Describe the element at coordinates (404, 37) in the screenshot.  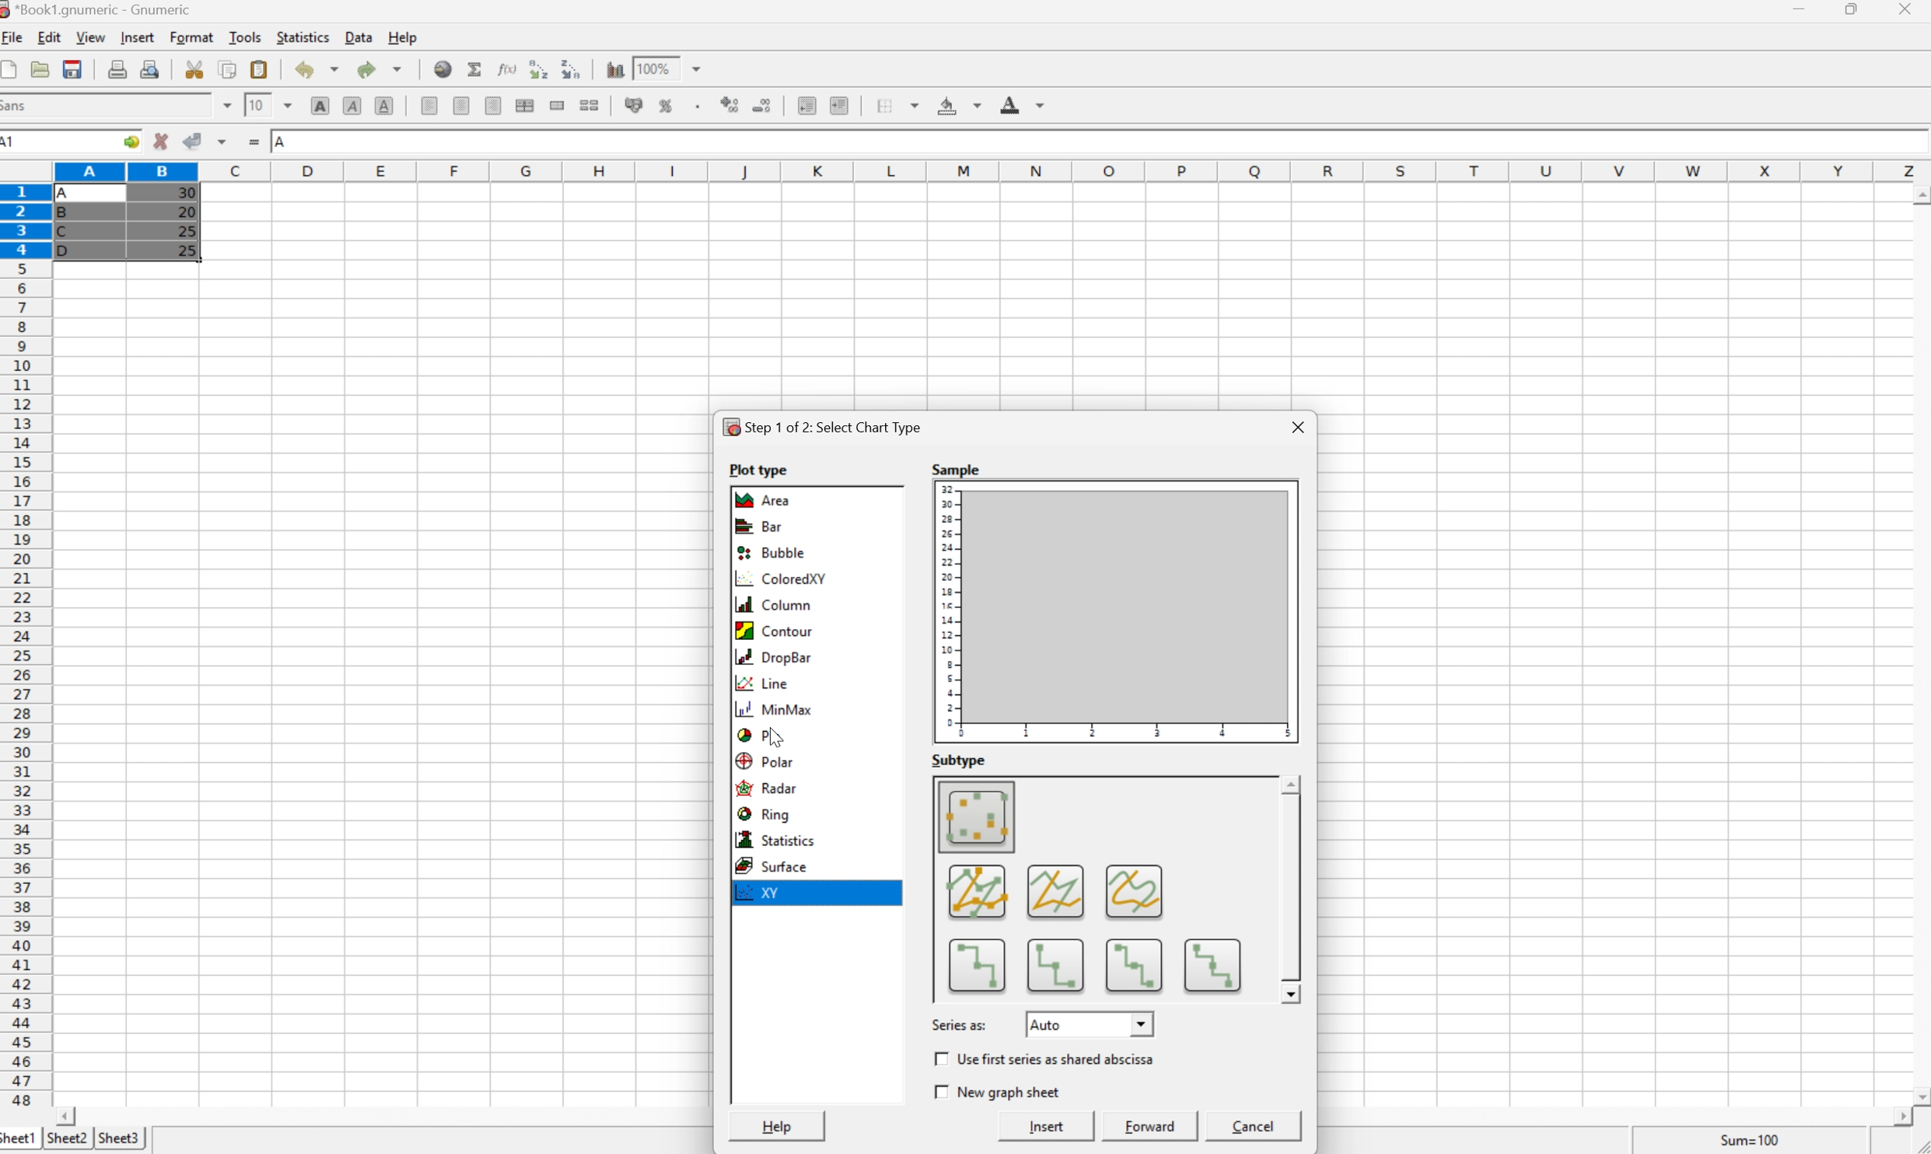
I see `Help` at that location.